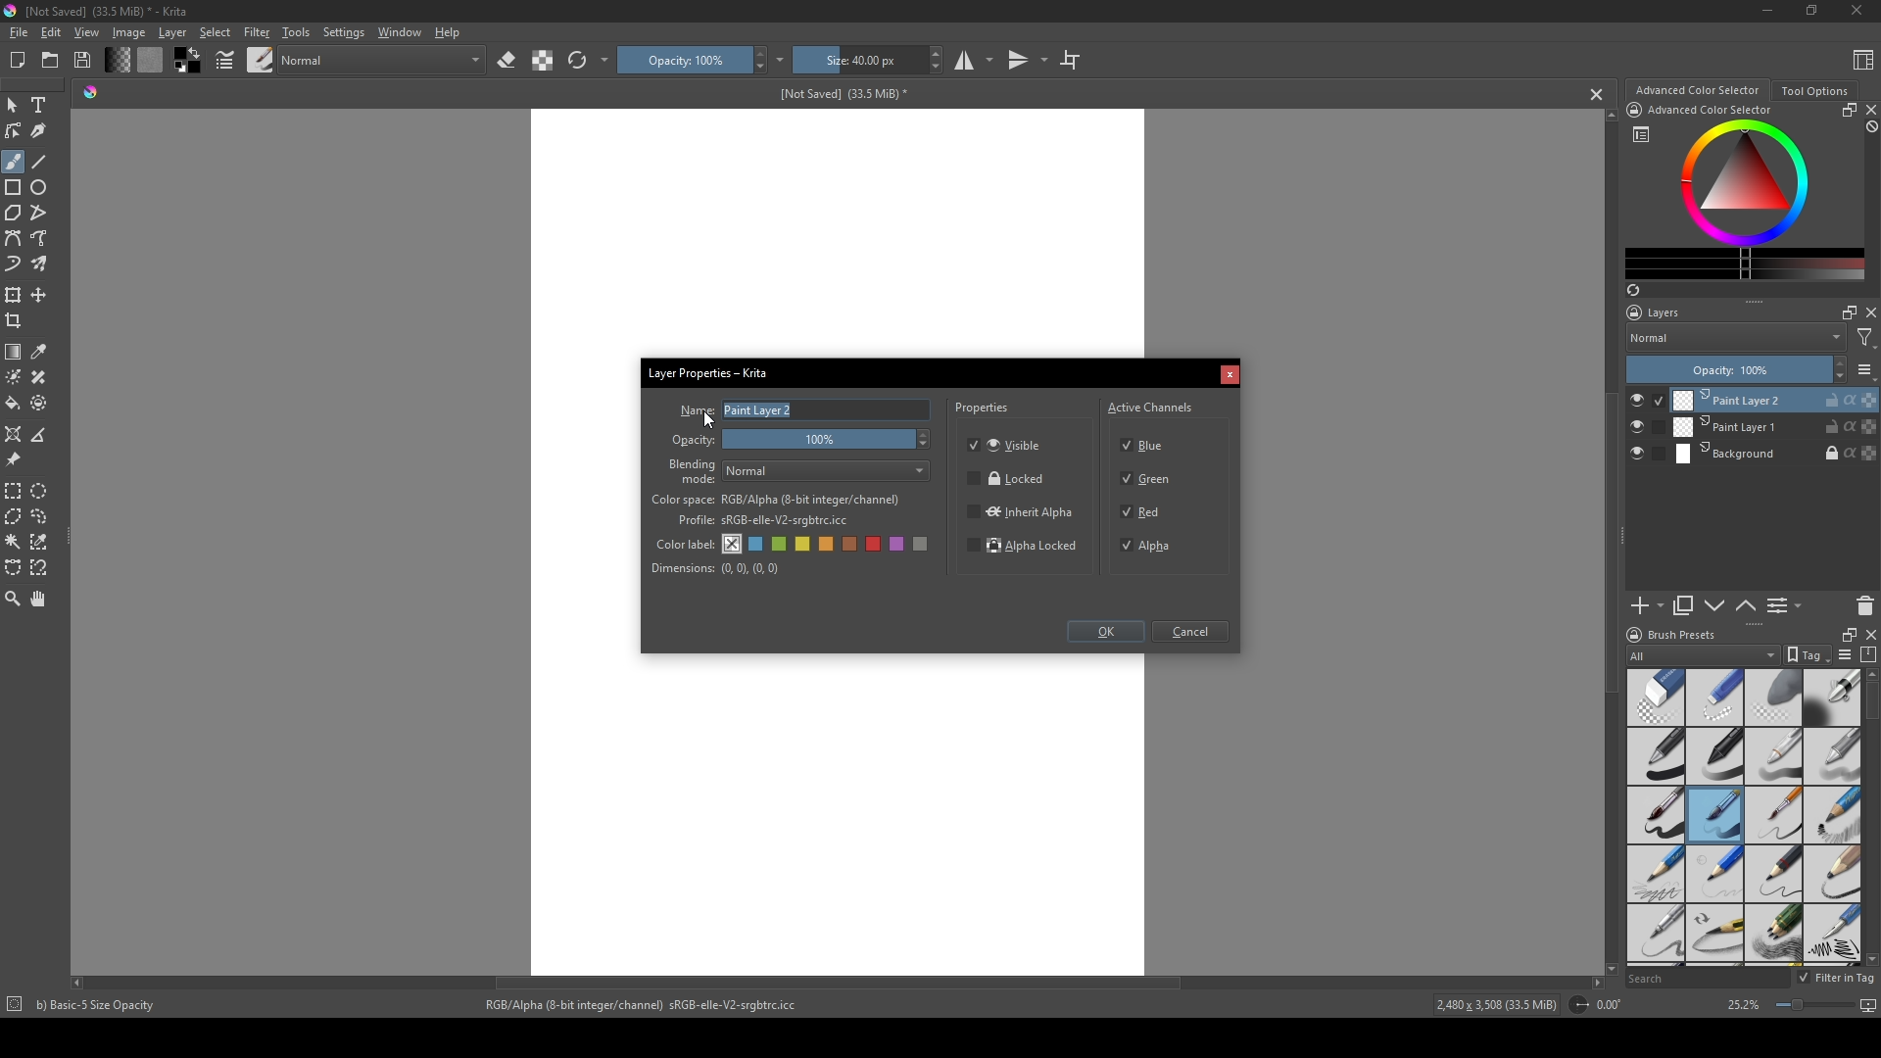  I want to click on calligraphy pen, so click(1832, 936).